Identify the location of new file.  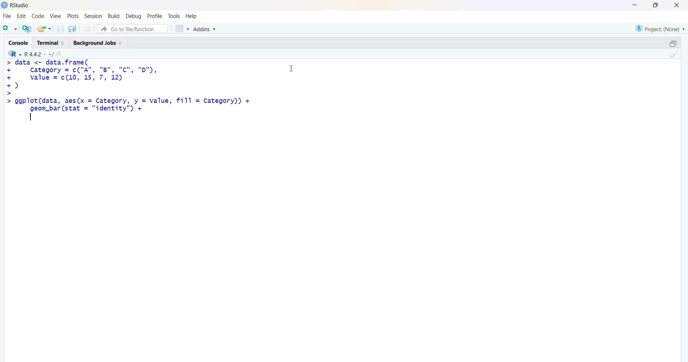
(10, 28).